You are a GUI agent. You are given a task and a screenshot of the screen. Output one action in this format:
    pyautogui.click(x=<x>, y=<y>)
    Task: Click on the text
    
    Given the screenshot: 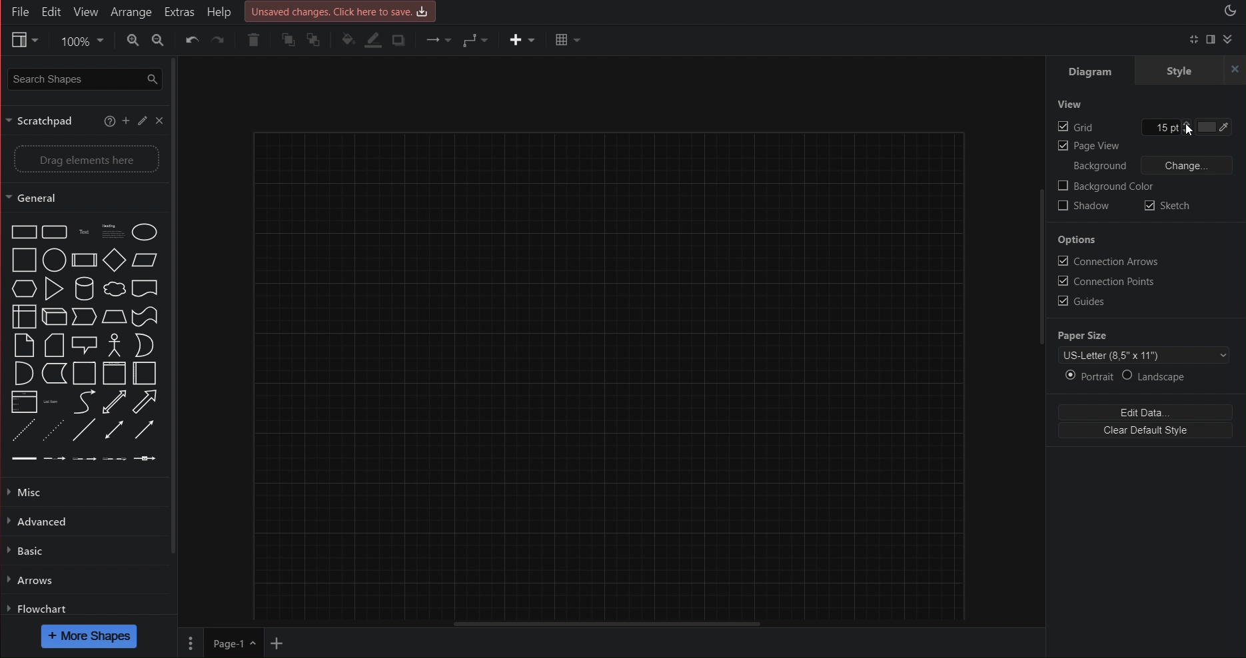 What is the action you would take?
    pyautogui.click(x=82, y=228)
    